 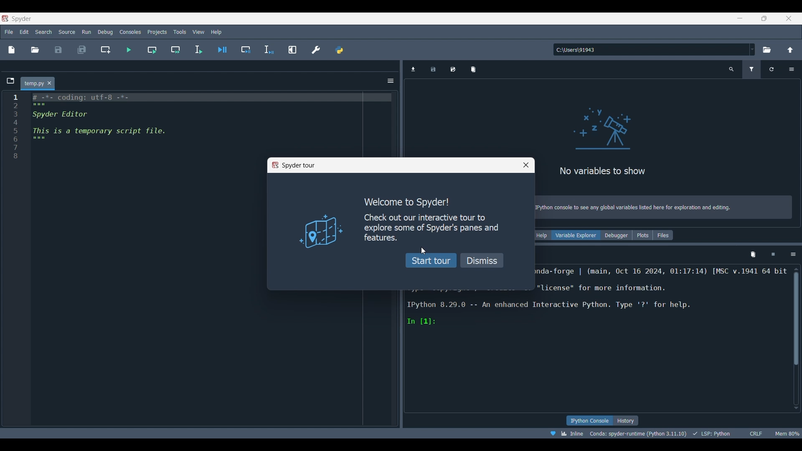 I want to click on Run file, so click(x=129, y=50).